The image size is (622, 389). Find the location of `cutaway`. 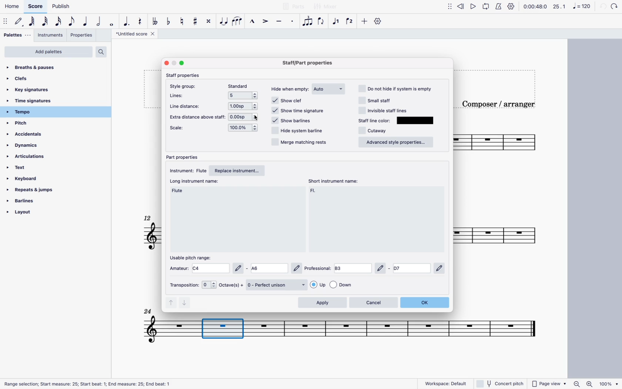

cutaway is located at coordinates (376, 131).